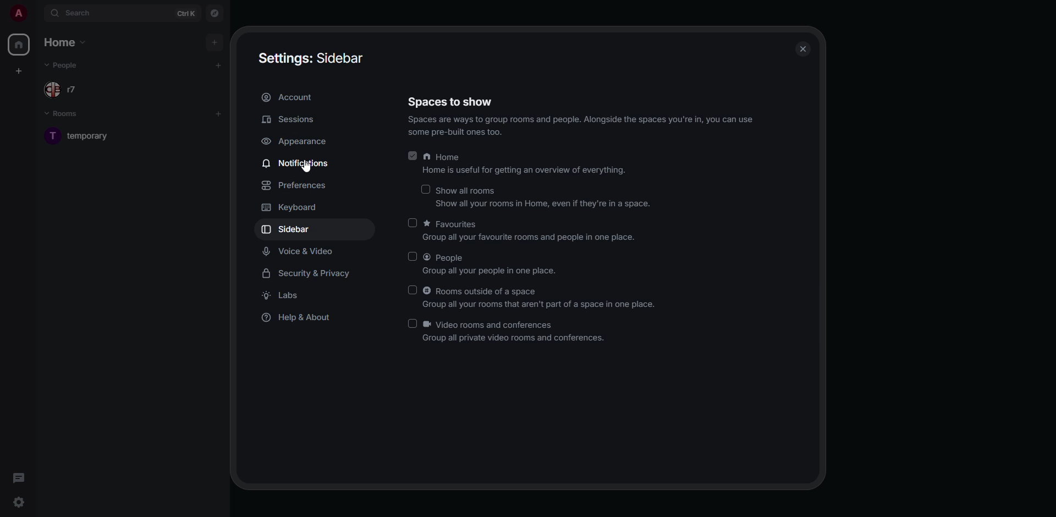 The width and height of the screenshot is (1056, 517). I want to click on home, so click(524, 163).